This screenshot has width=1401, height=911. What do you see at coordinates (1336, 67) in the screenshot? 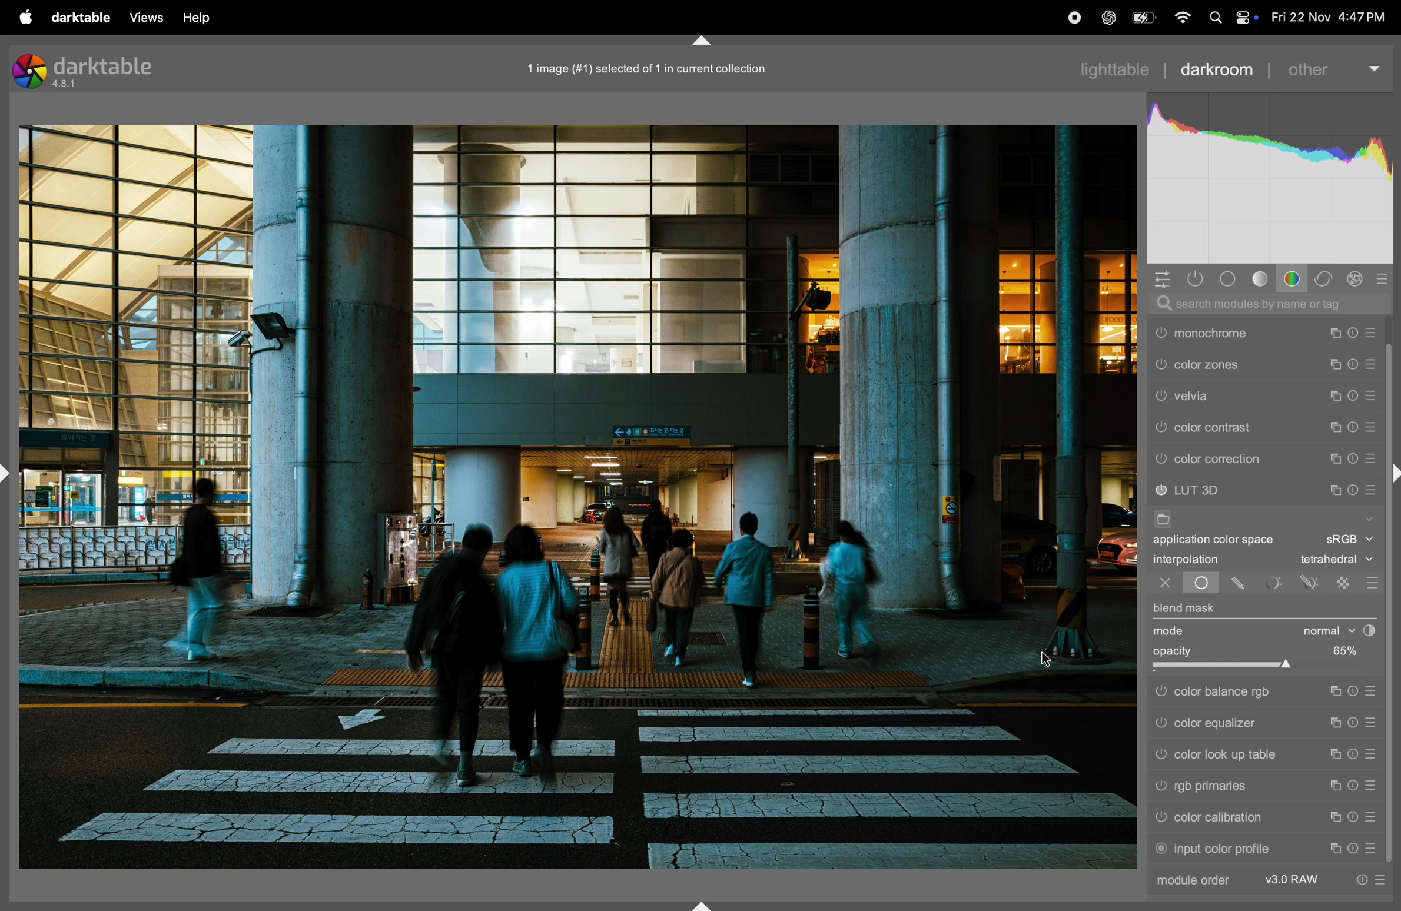
I see `others` at bounding box center [1336, 67].